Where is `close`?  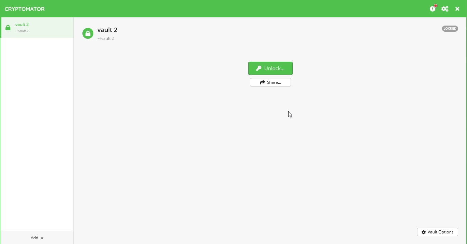 close is located at coordinates (458, 9).